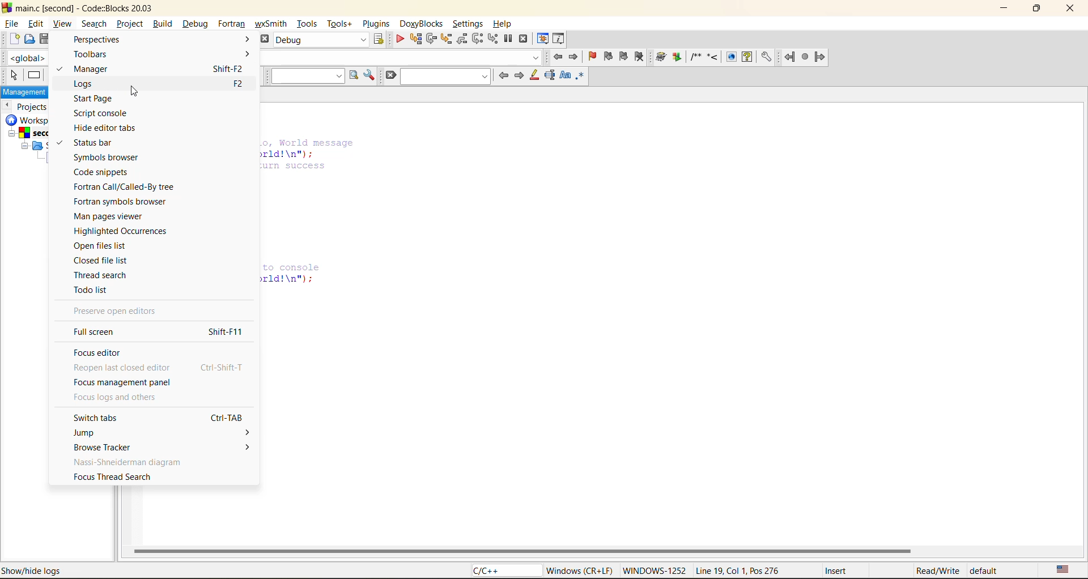 The image size is (1088, 579). Describe the element at coordinates (242, 54) in the screenshot. I see `>` at that location.